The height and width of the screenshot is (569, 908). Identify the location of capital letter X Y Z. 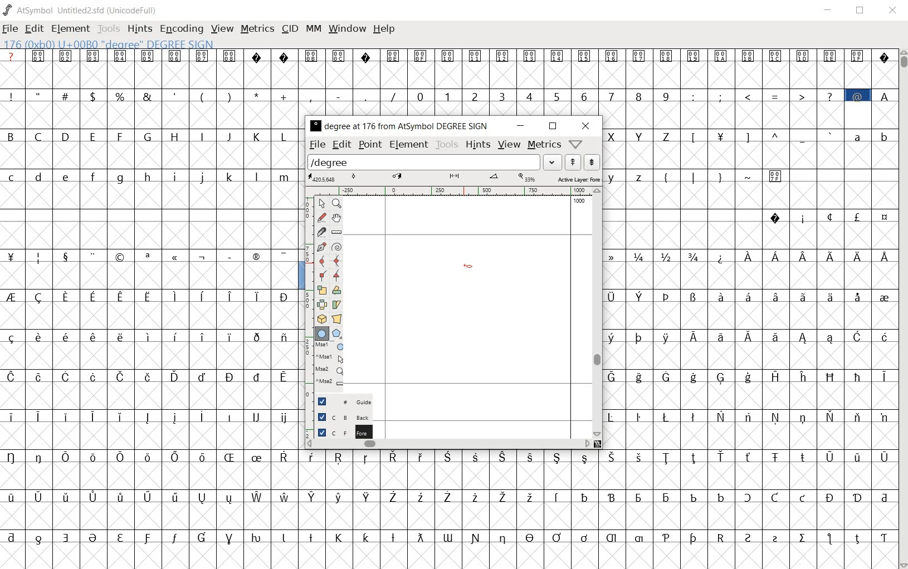
(643, 136).